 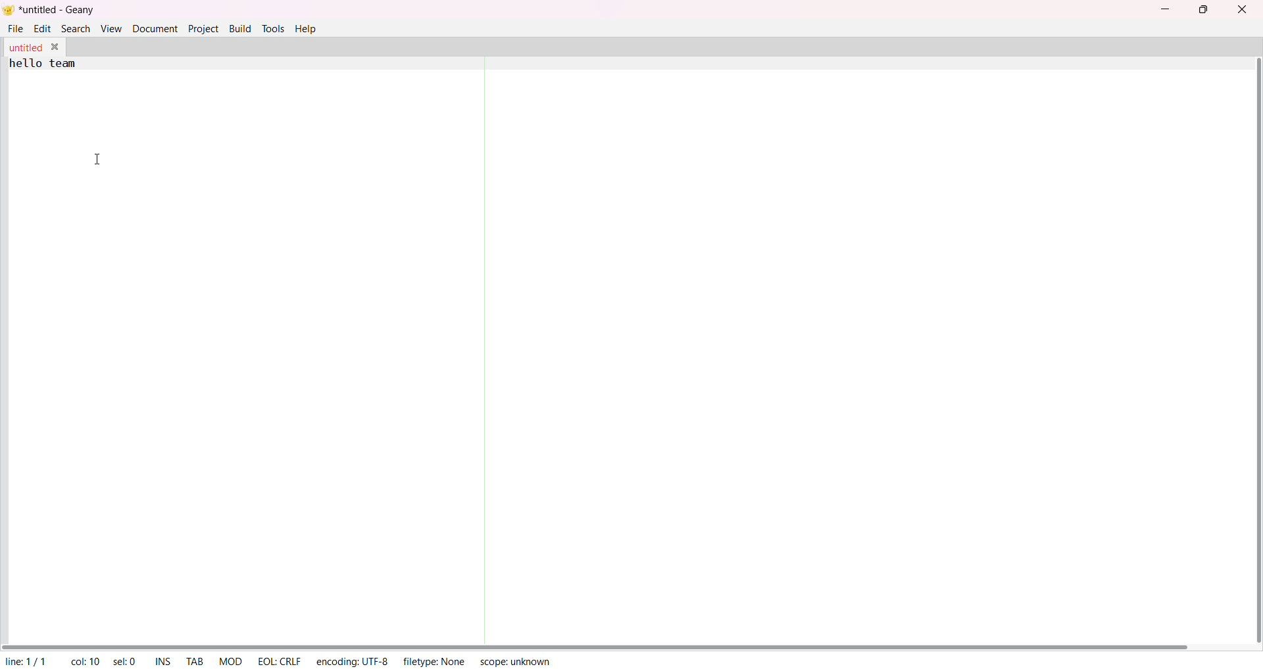 I want to click on scope: unknown, so click(x=516, y=660).